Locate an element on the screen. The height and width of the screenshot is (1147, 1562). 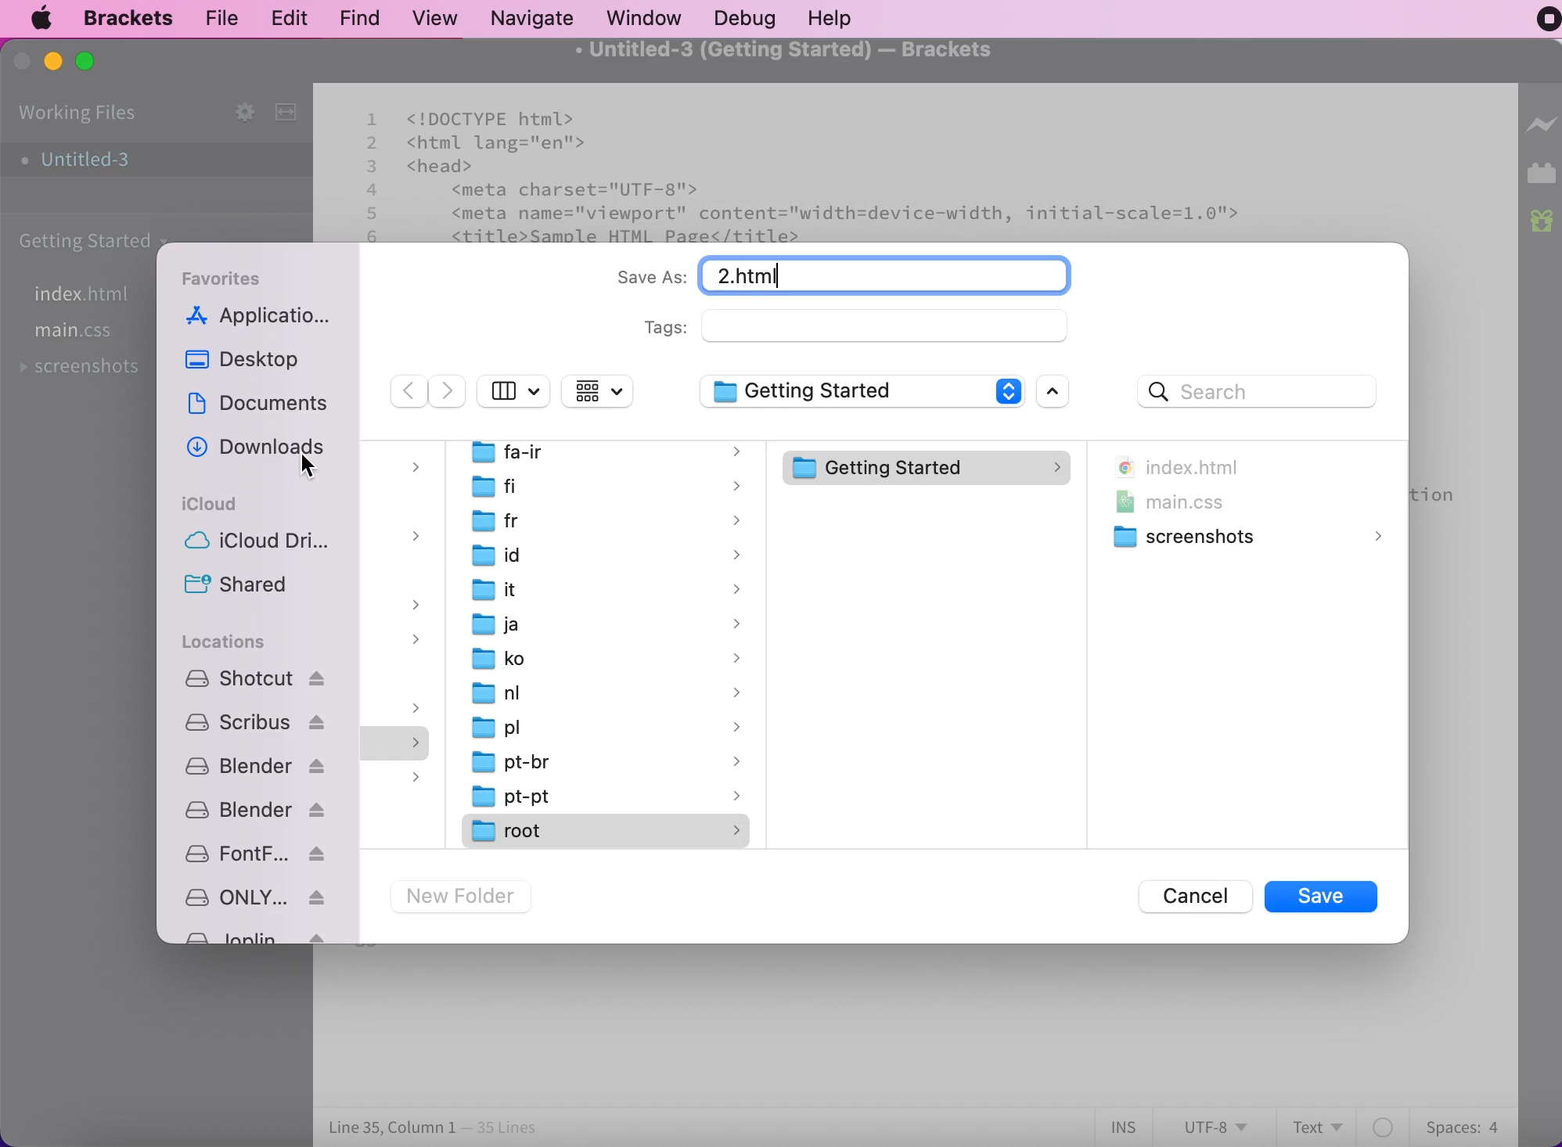
it is located at coordinates (609, 588).